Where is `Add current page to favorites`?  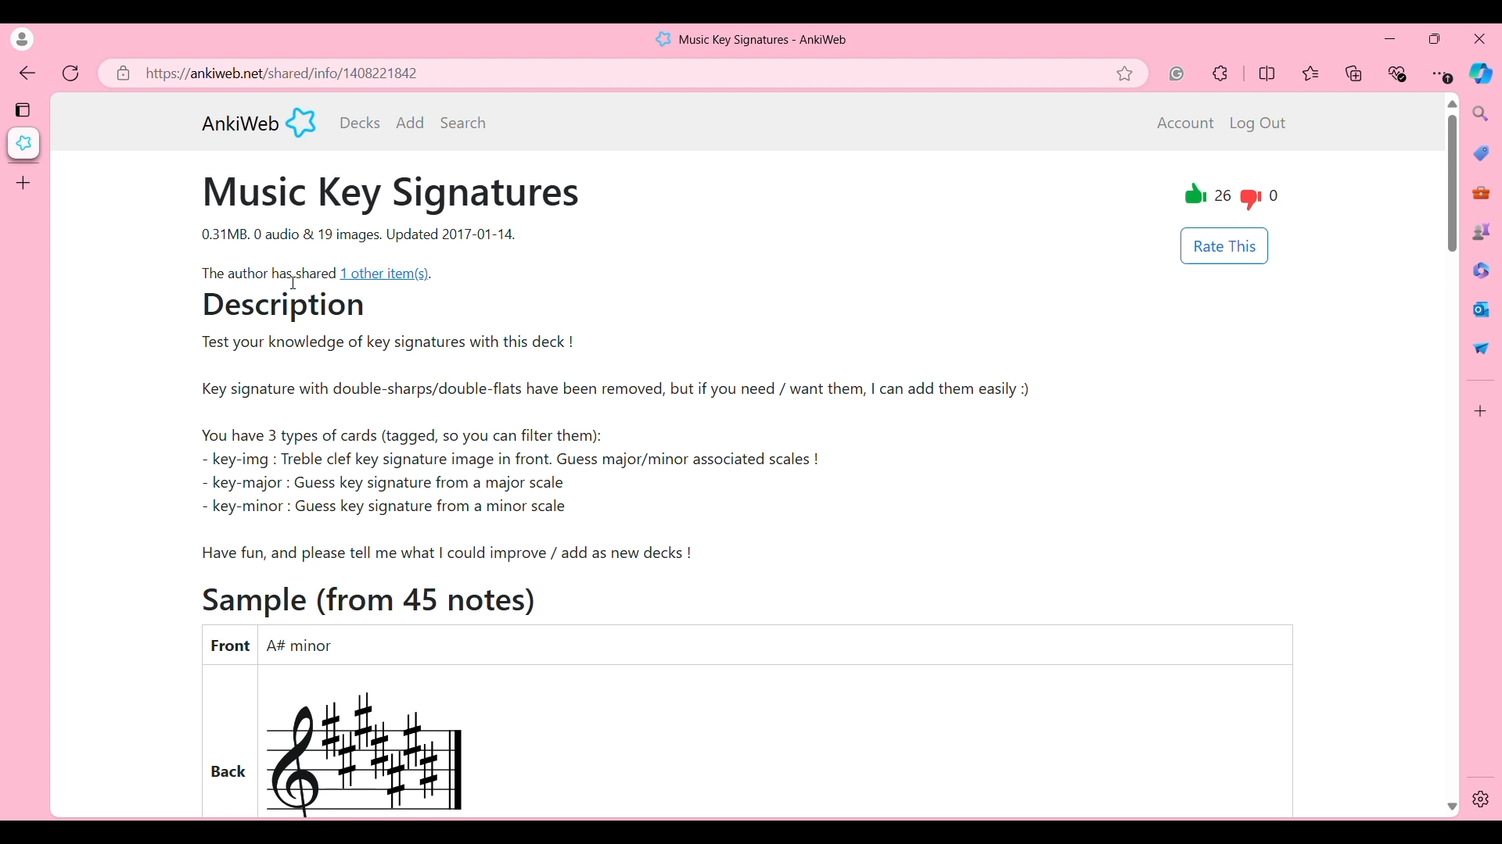 Add current page to favorites is located at coordinates (1130, 73).